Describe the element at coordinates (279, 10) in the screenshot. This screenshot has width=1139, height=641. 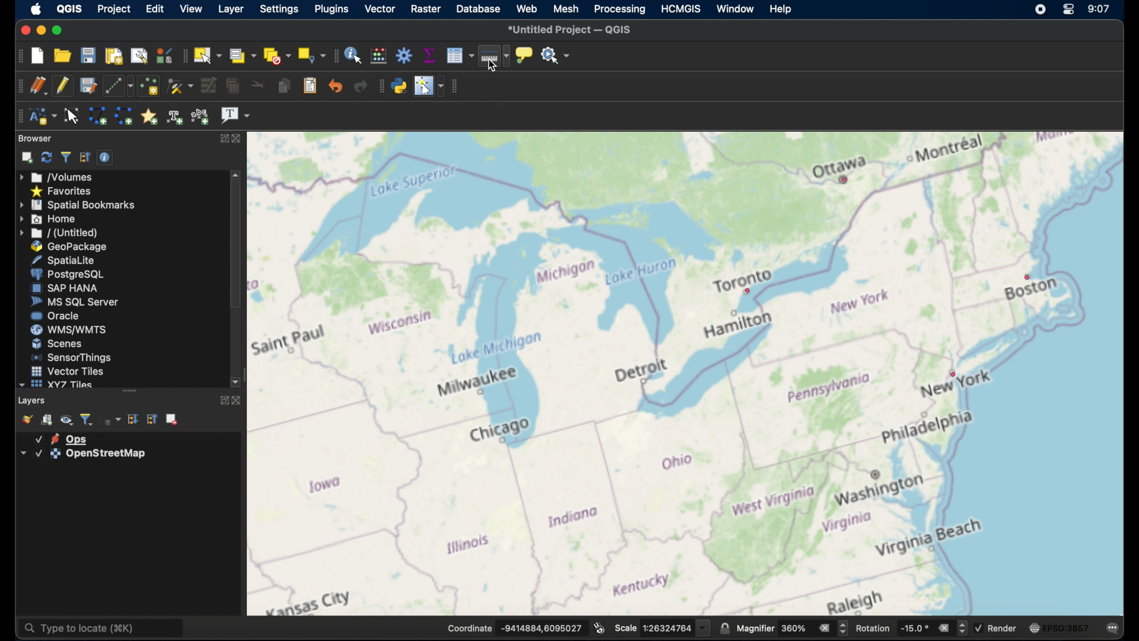
I see `settings` at that location.